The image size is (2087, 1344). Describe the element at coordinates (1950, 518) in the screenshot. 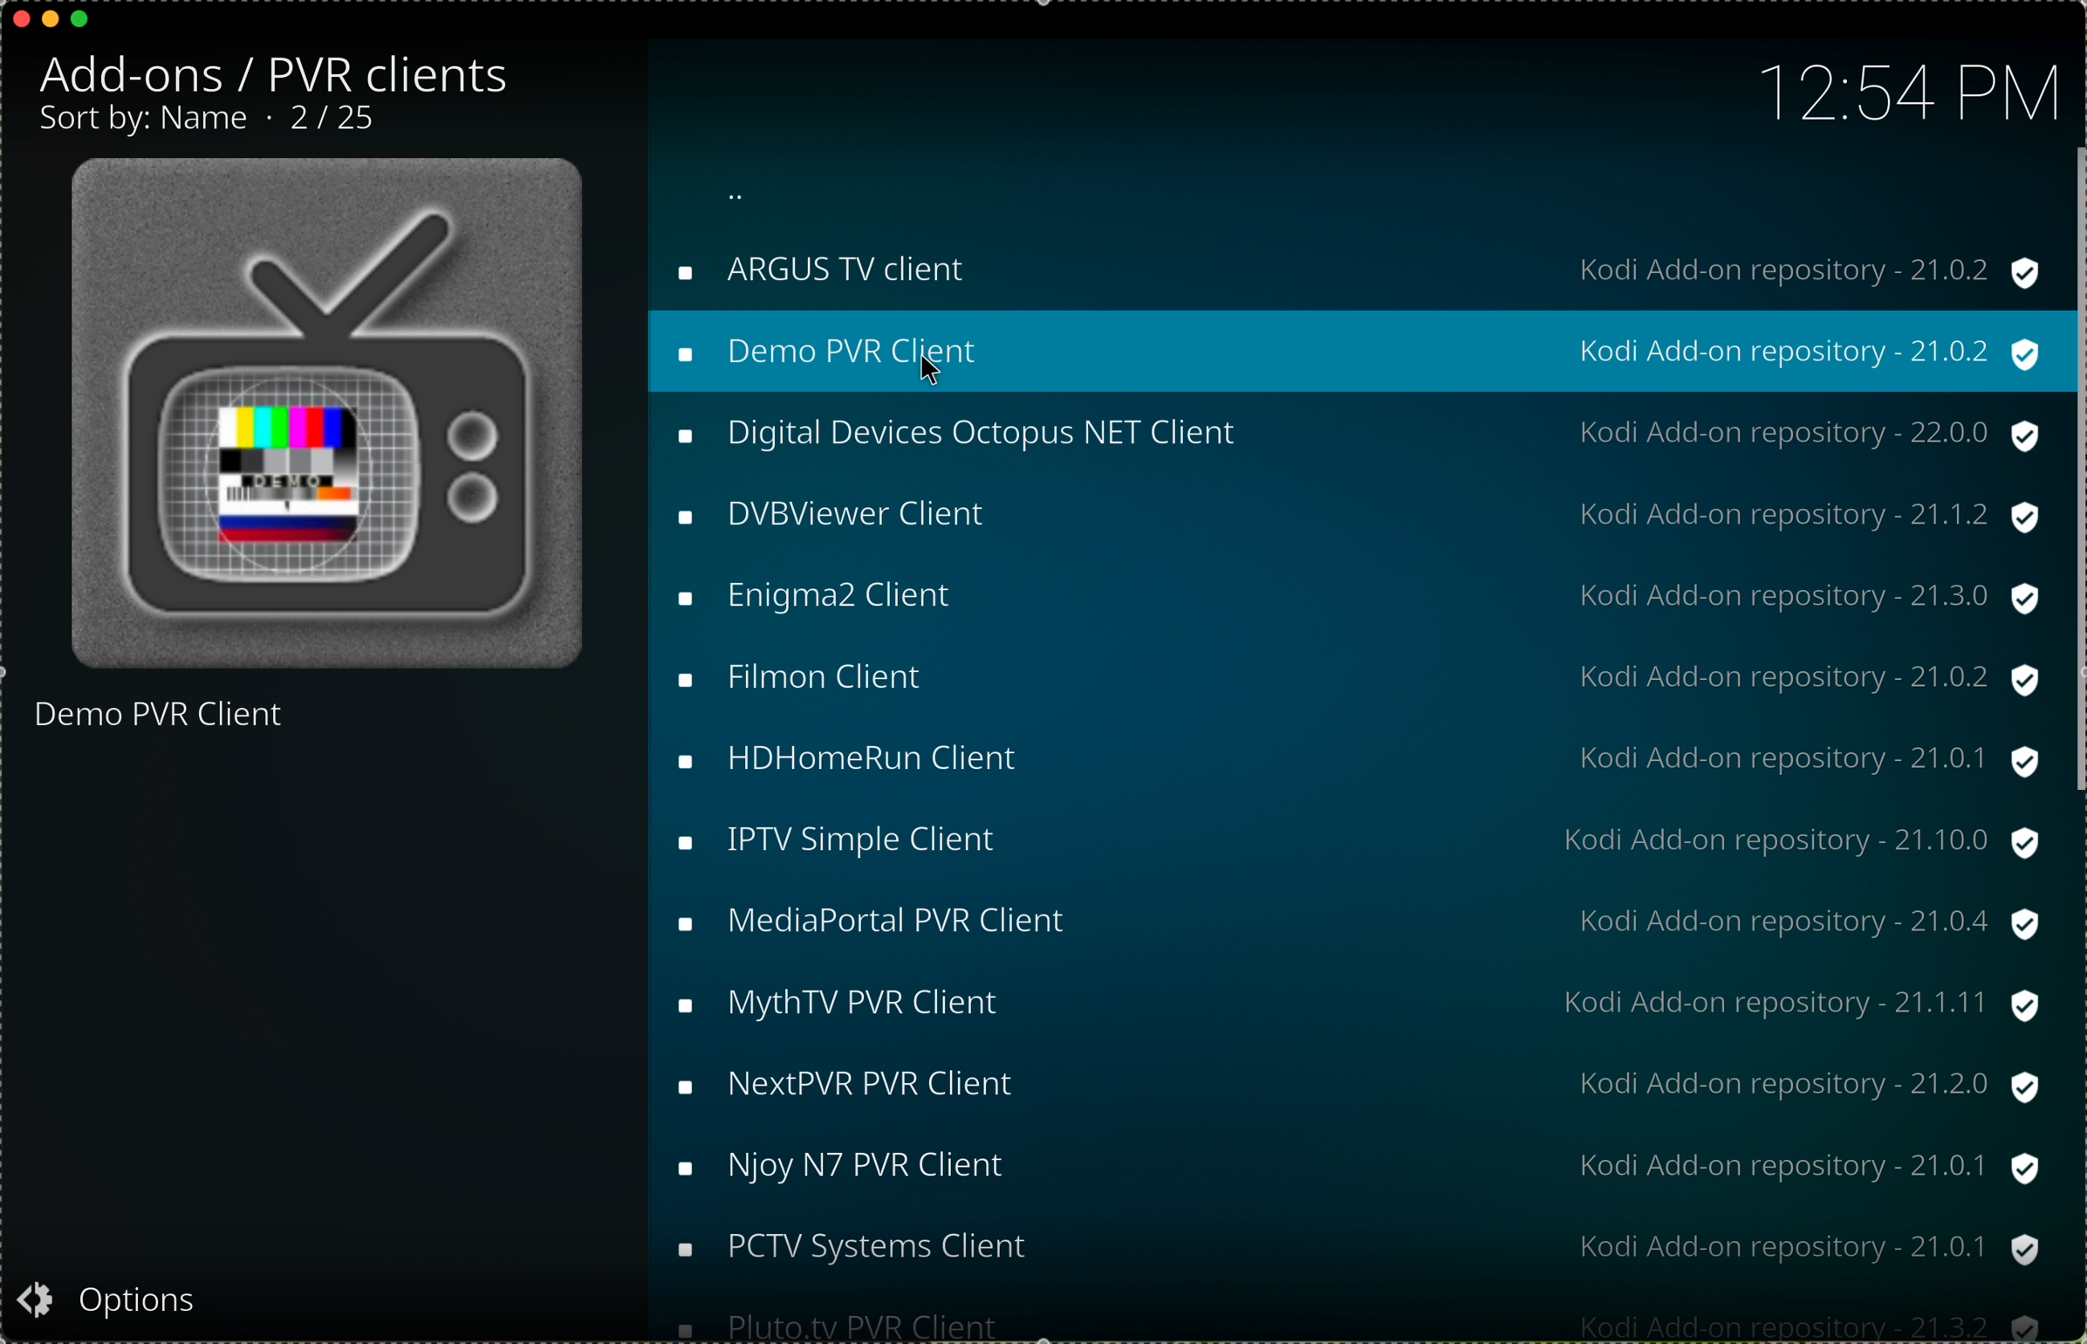

I see `21.1.2` at that location.